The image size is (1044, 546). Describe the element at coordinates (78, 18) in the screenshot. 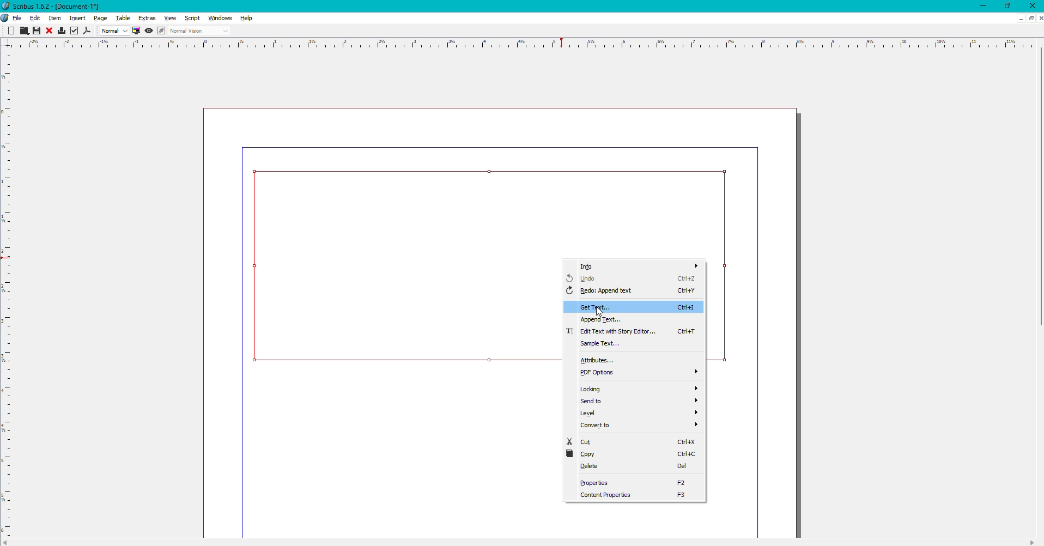

I see `Insert` at that location.